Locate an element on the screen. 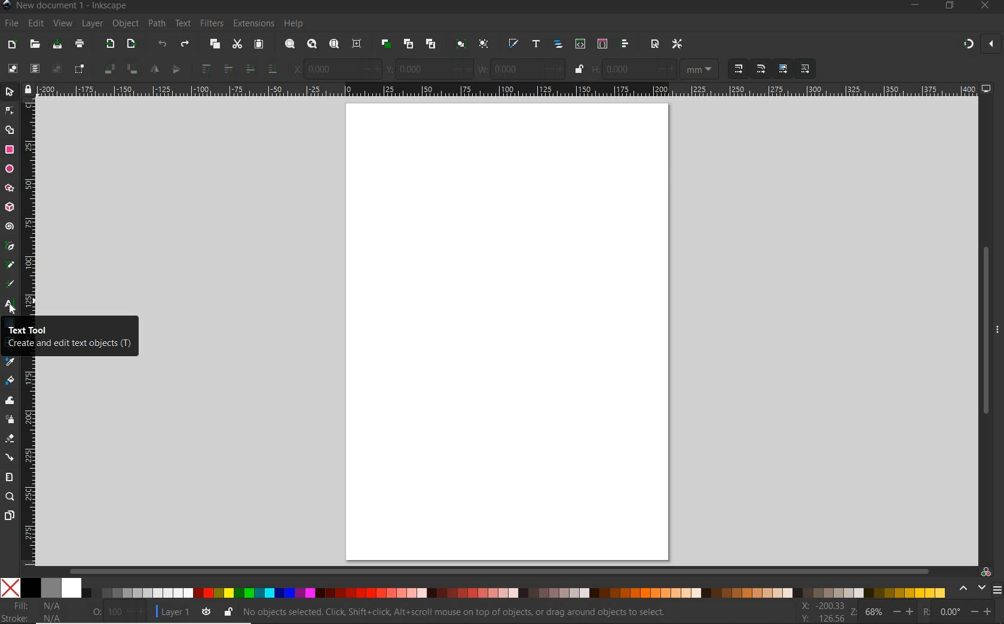 This screenshot has height=624, width=1004. eraser tool is located at coordinates (10, 441).